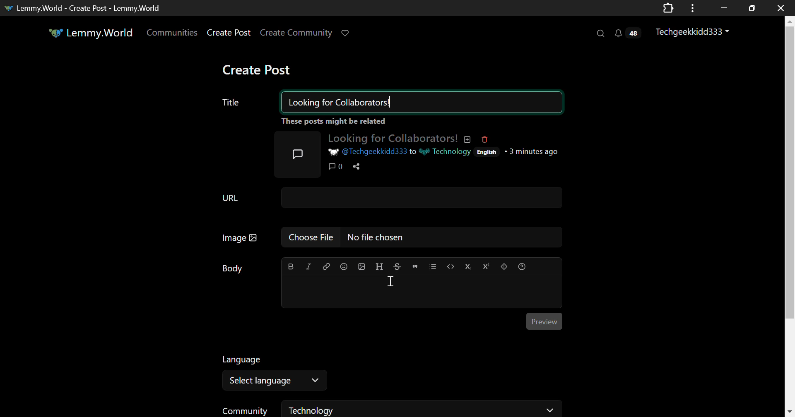  What do you see at coordinates (392, 102) in the screenshot?
I see `Title: Looking for Collaborators!` at bounding box center [392, 102].